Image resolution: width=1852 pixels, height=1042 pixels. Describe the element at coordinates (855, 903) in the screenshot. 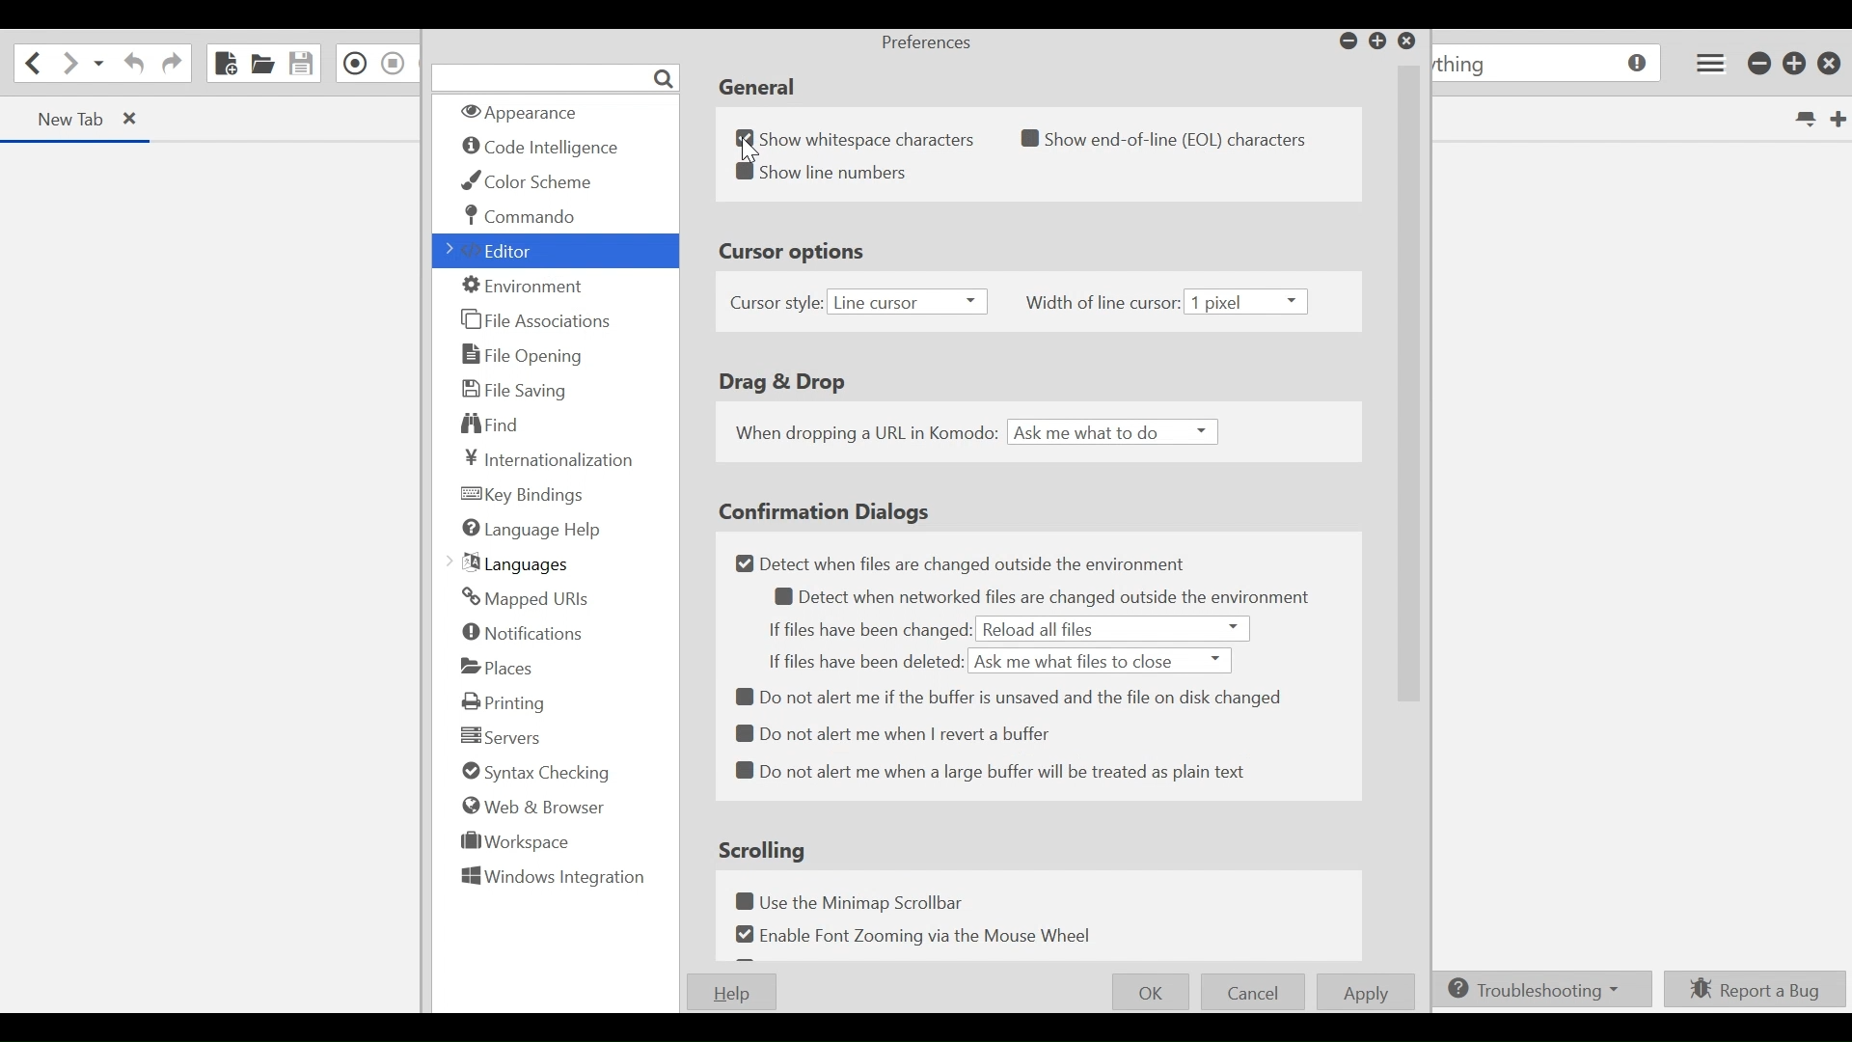

I see `Use the Minimap Scrollbar` at that location.